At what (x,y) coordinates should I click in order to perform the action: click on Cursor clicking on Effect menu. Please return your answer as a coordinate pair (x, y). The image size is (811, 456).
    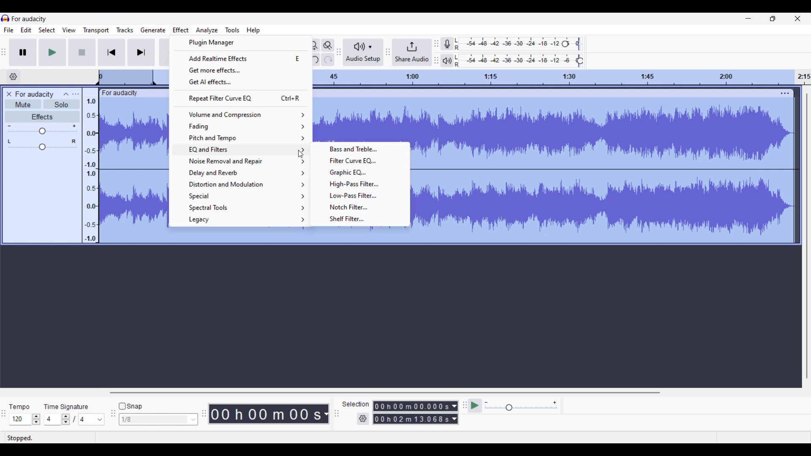
    Looking at the image, I should click on (180, 34).